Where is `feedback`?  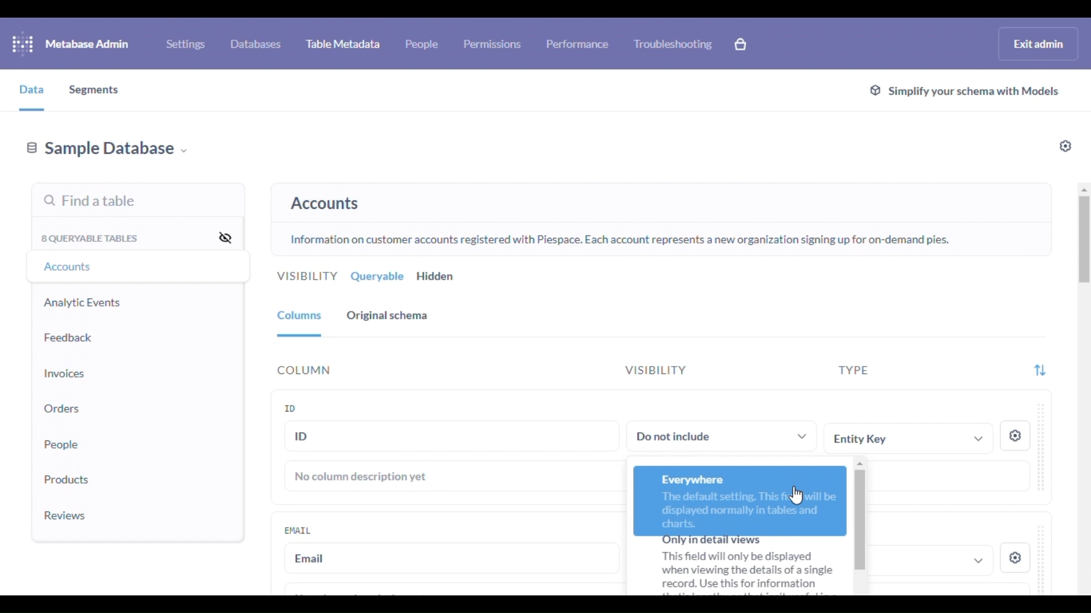
feedback is located at coordinates (69, 338).